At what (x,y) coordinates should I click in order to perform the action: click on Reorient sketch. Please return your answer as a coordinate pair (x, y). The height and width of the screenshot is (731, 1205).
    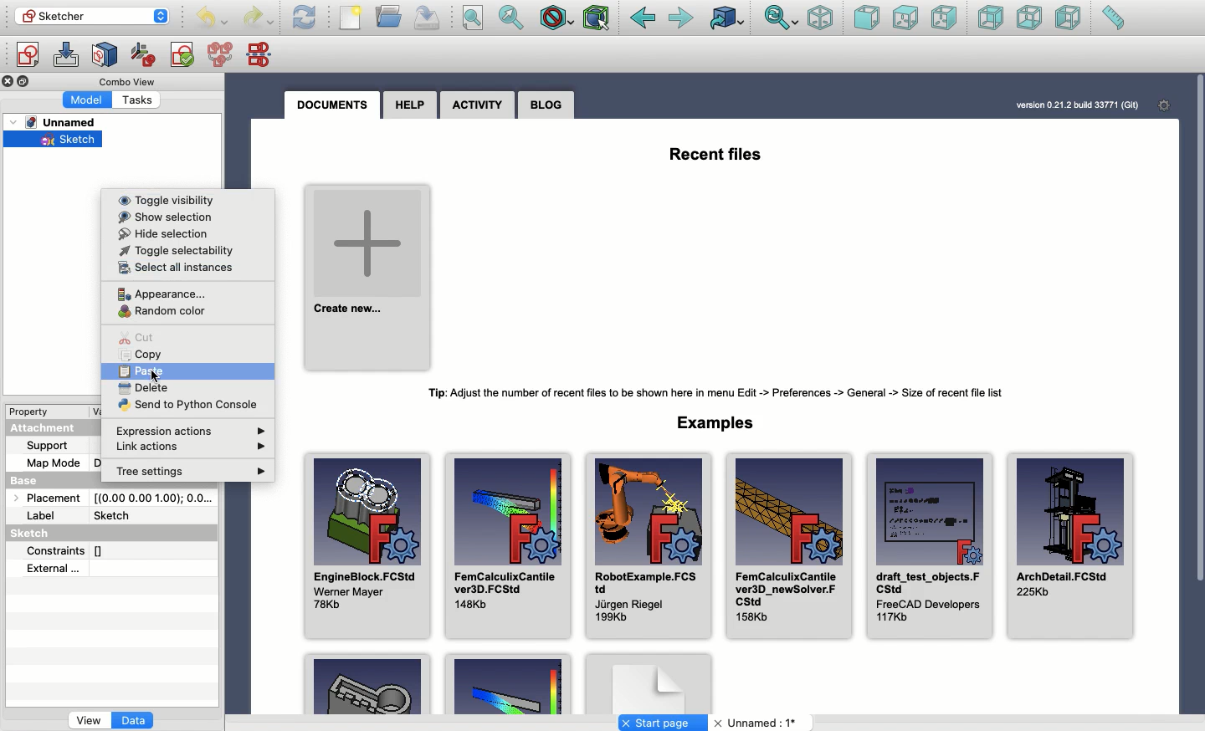
    Looking at the image, I should click on (144, 55).